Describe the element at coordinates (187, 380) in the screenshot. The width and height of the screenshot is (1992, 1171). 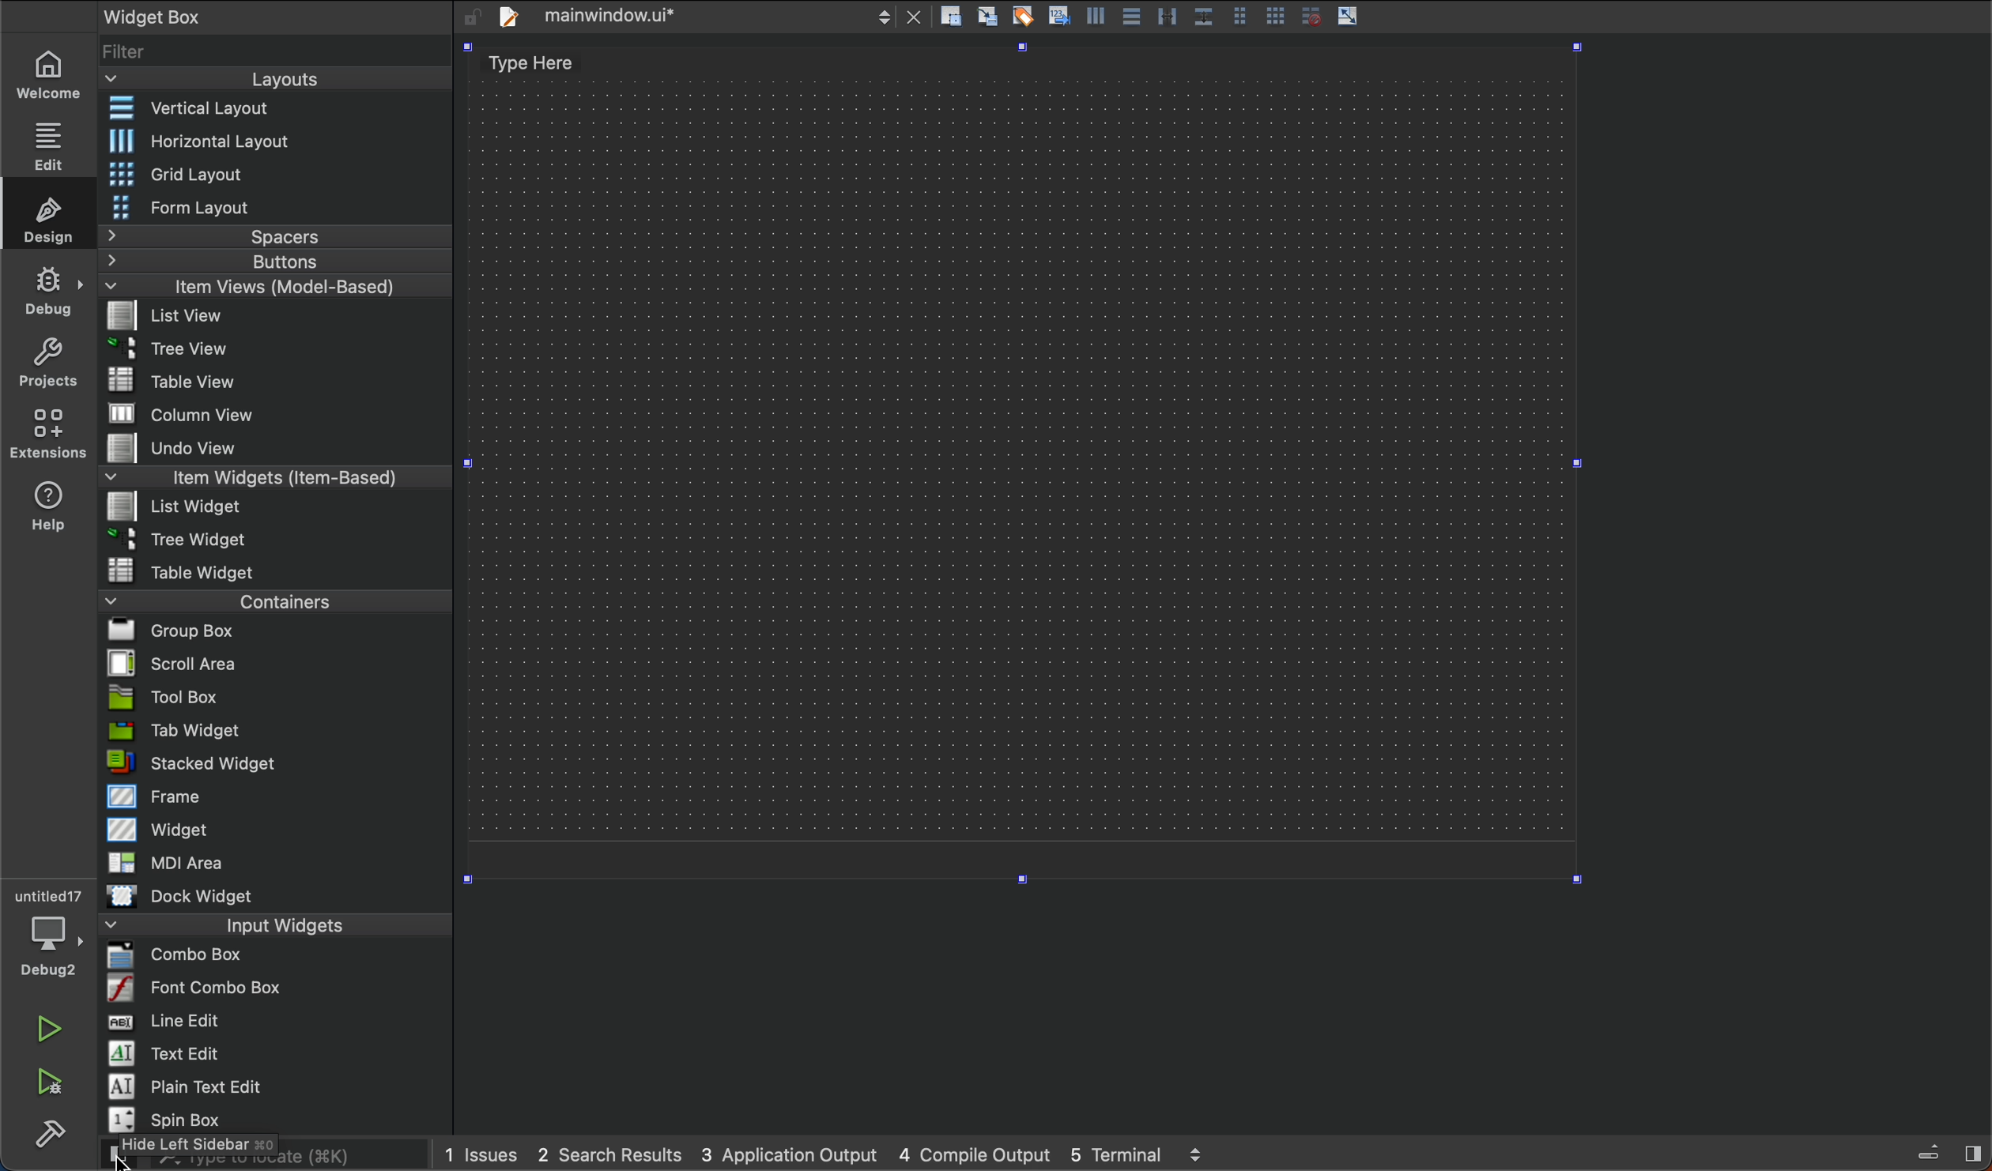
I see `table view` at that location.